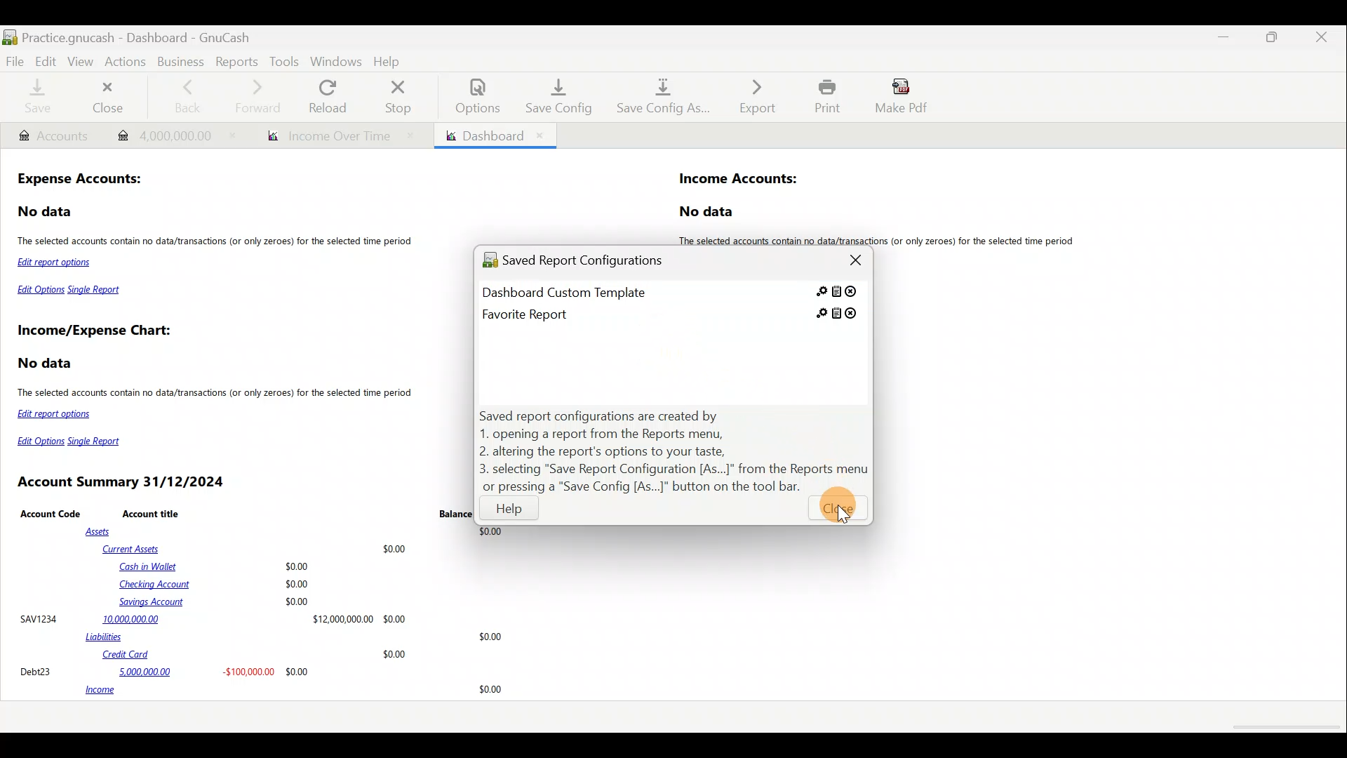 The image size is (1347, 758). Describe the element at coordinates (836, 512) in the screenshot. I see `Close` at that location.